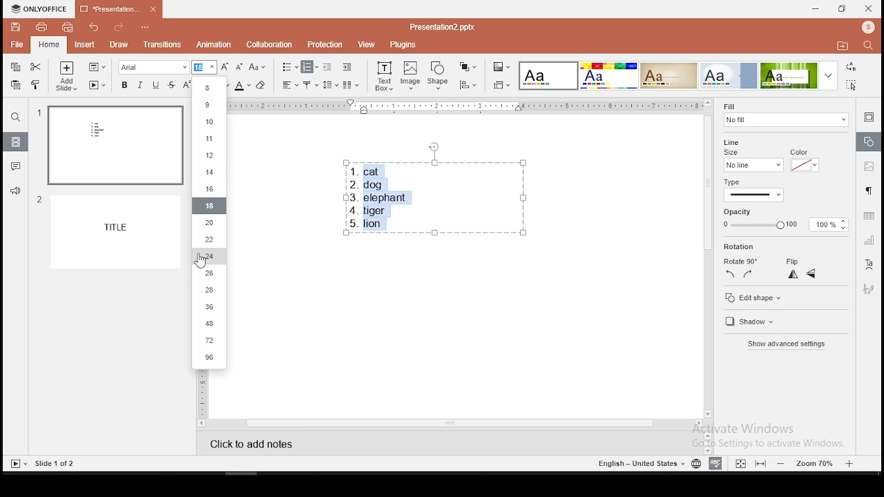 The image size is (884, 497). Describe the element at coordinates (749, 276) in the screenshot. I see `right` at that location.